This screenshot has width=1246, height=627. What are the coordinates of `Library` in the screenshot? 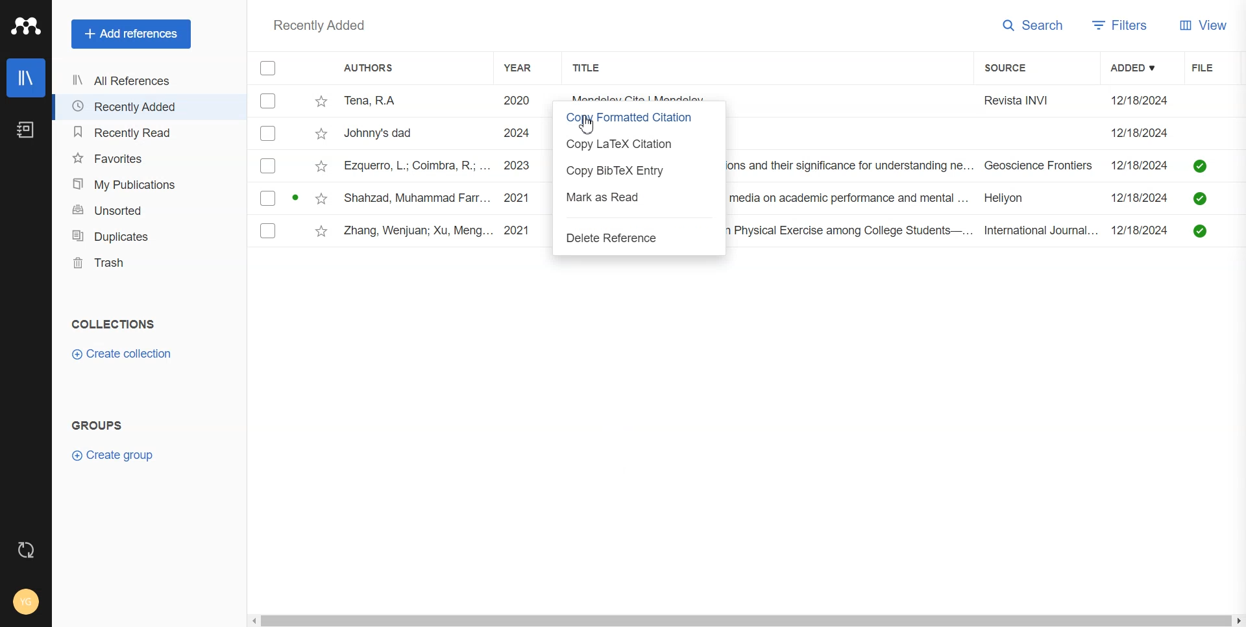 It's located at (27, 78).